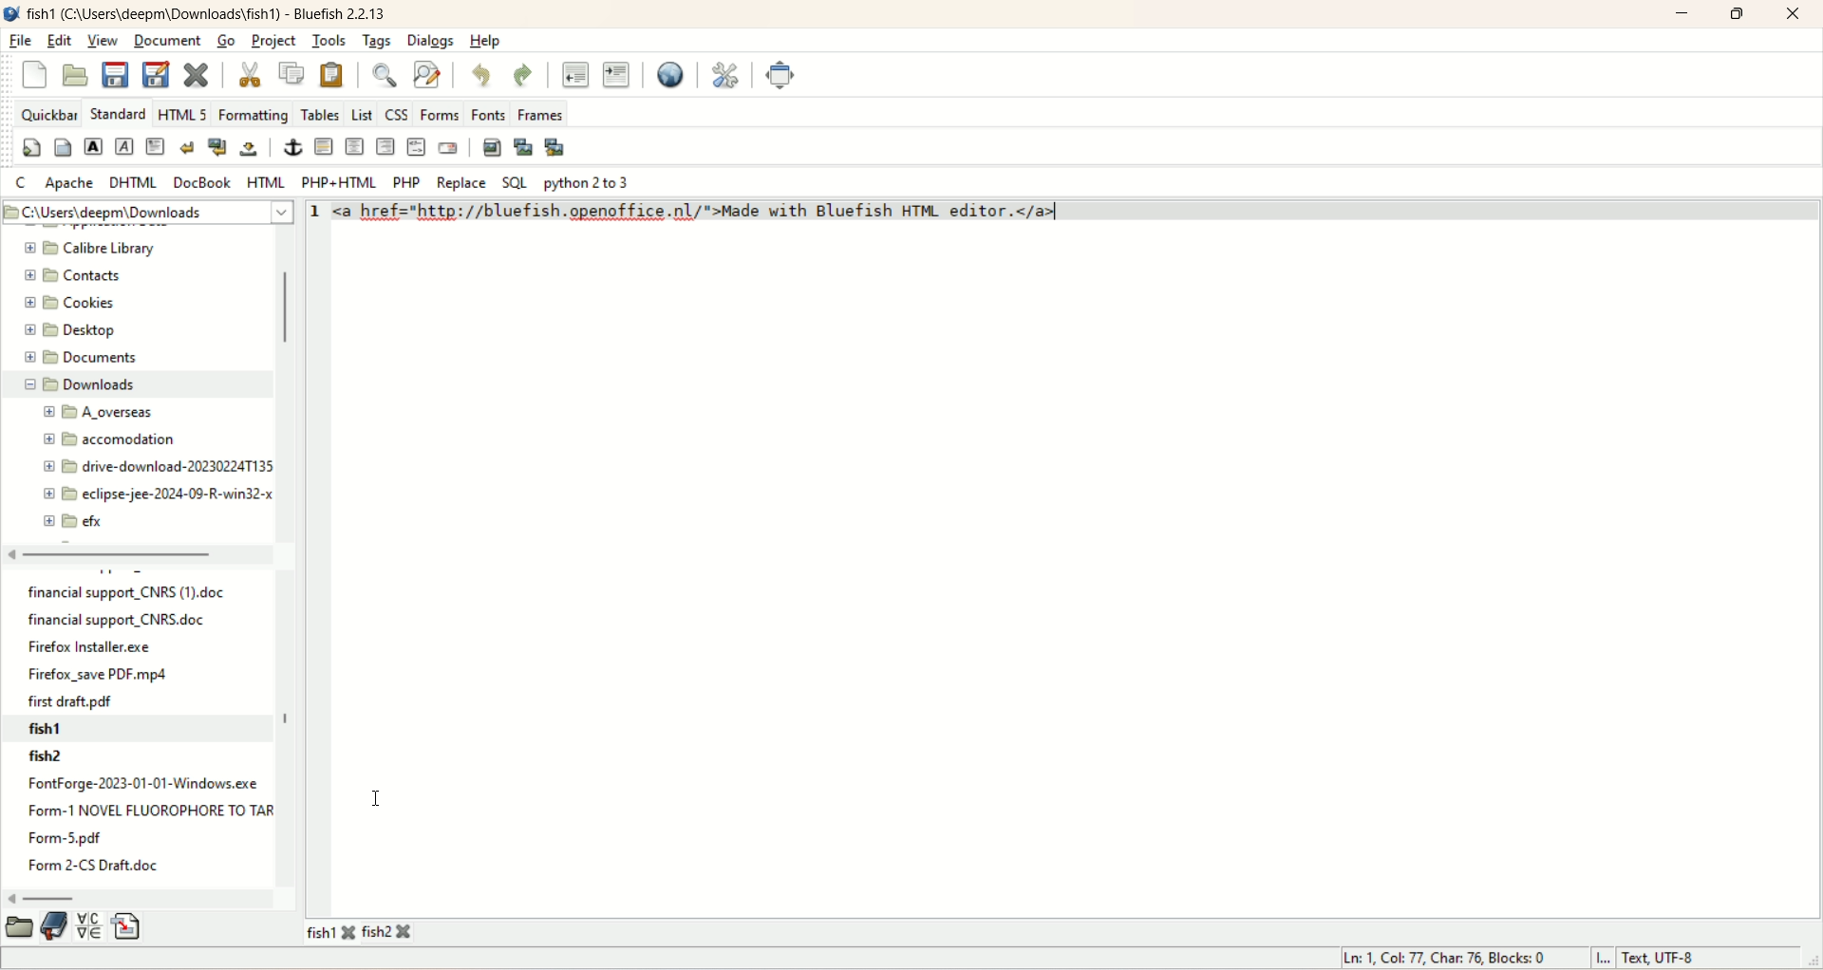 This screenshot has width=1823, height=970. I want to click on python 2 to 3, so click(589, 184).